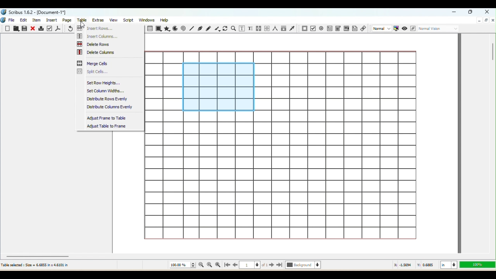  What do you see at coordinates (248, 256) in the screenshot?
I see `Horizontal scroll bar` at bounding box center [248, 256].